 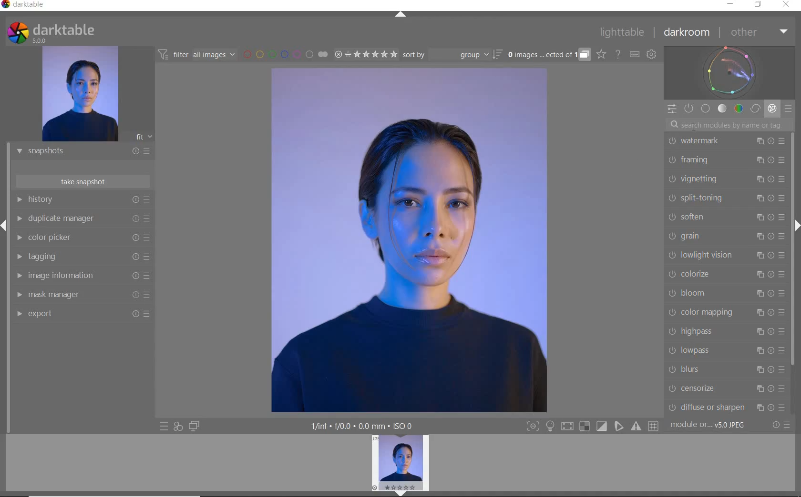 I want to click on Button, so click(x=585, y=427).